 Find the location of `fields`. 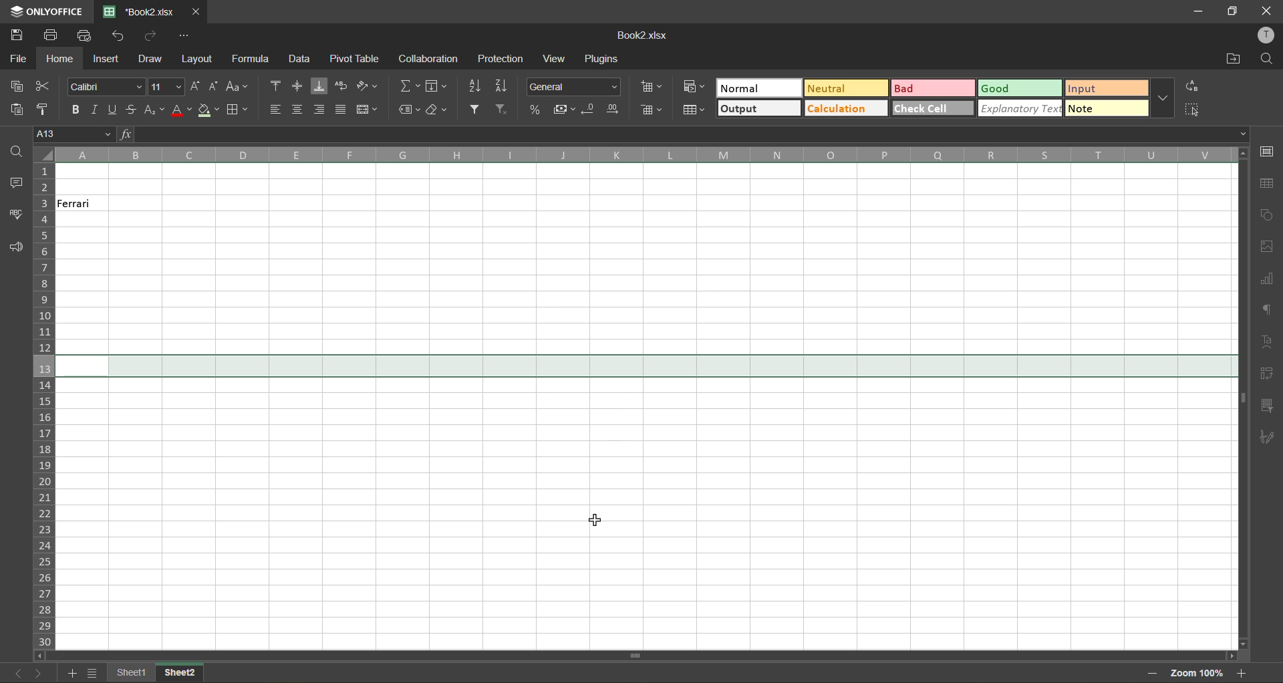

fields is located at coordinates (436, 88).